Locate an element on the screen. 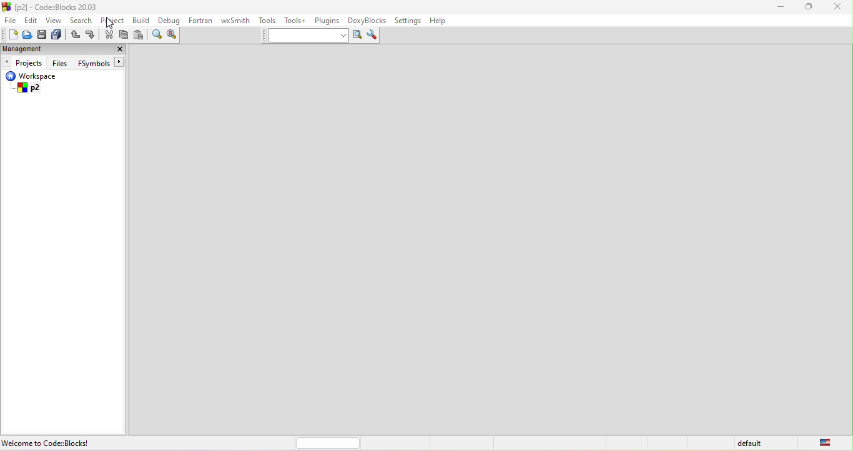 The height and width of the screenshot is (451, 853). view is located at coordinates (54, 21).